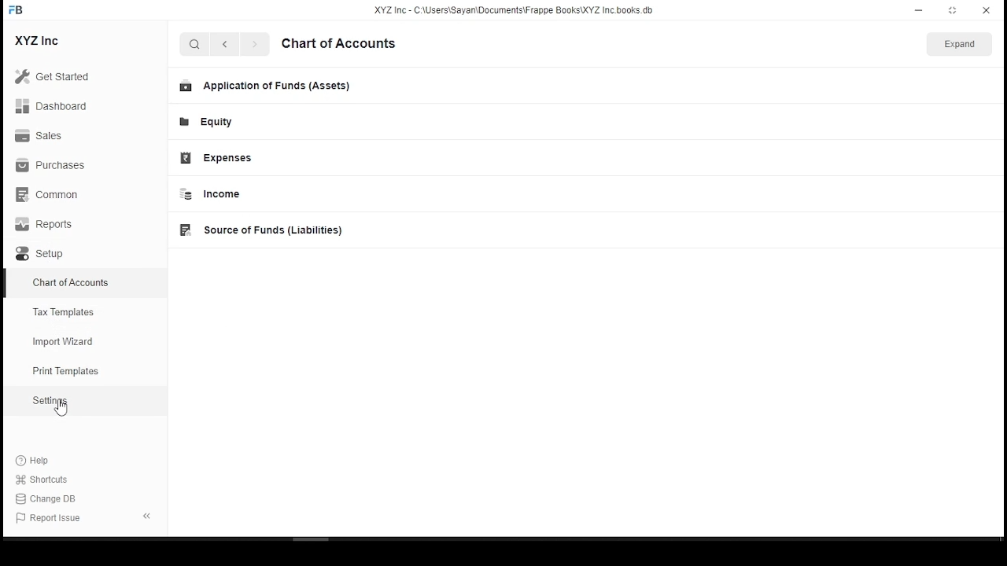  What do you see at coordinates (62, 371) in the screenshot?
I see `print templates` at bounding box center [62, 371].